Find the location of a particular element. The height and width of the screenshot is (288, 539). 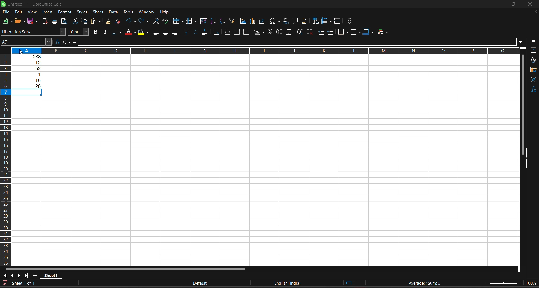

sort is located at coordinates (204, 21).